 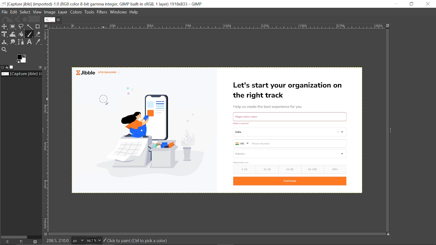 I want to click on Help, so click(x=135, y=12).